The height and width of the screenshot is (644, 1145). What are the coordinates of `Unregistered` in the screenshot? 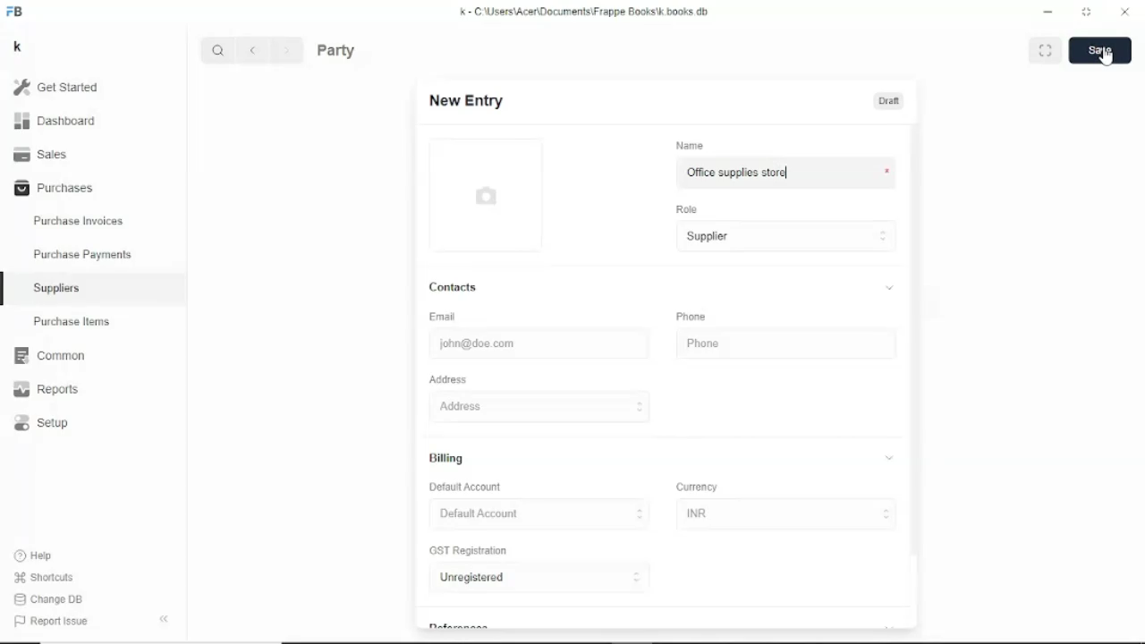 It's located at (540, 579).